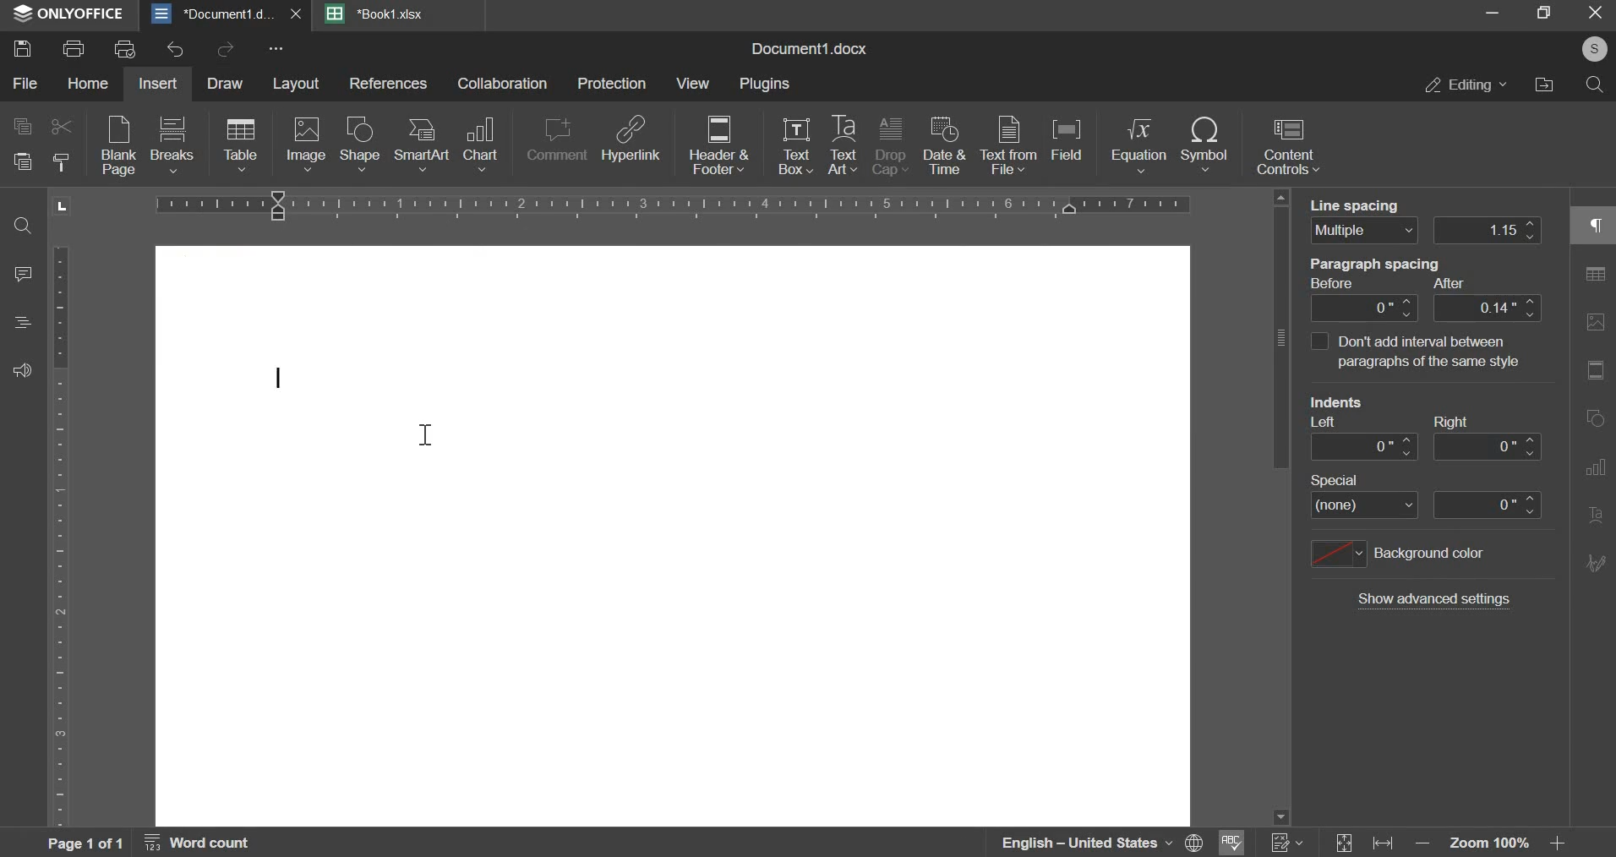  I want to click on Table Tool, so click(1595, 225).